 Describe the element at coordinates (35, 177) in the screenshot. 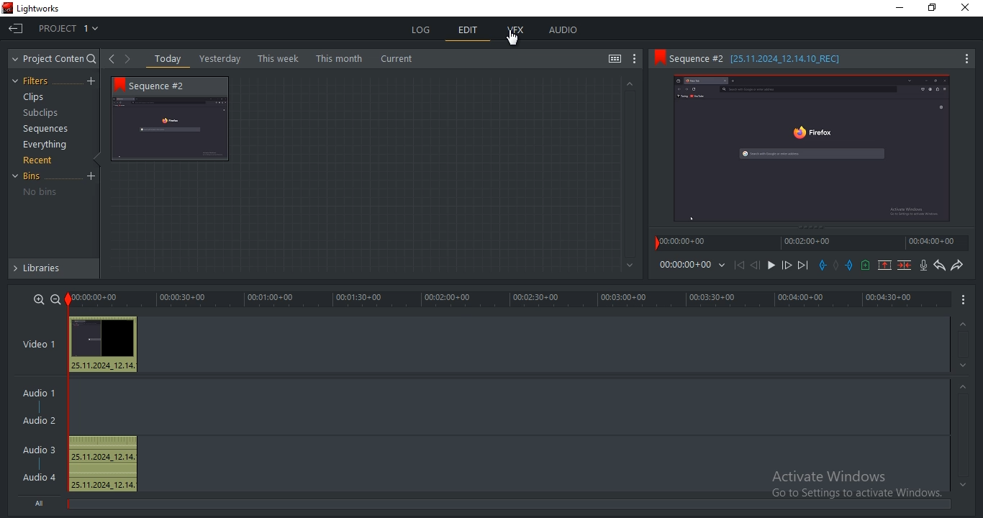

I see `bins` at that location.